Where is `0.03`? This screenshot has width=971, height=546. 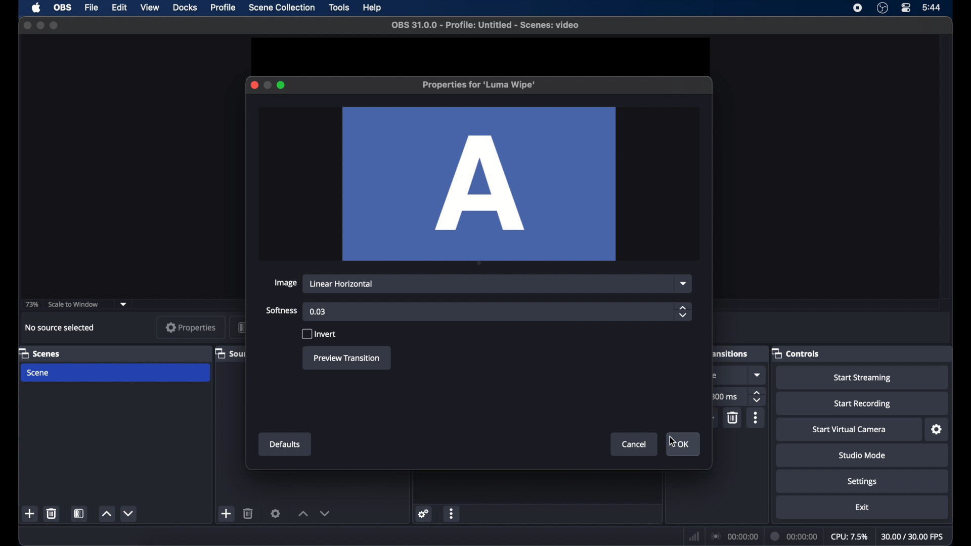
0.03 is located at coordinates (318, 312).